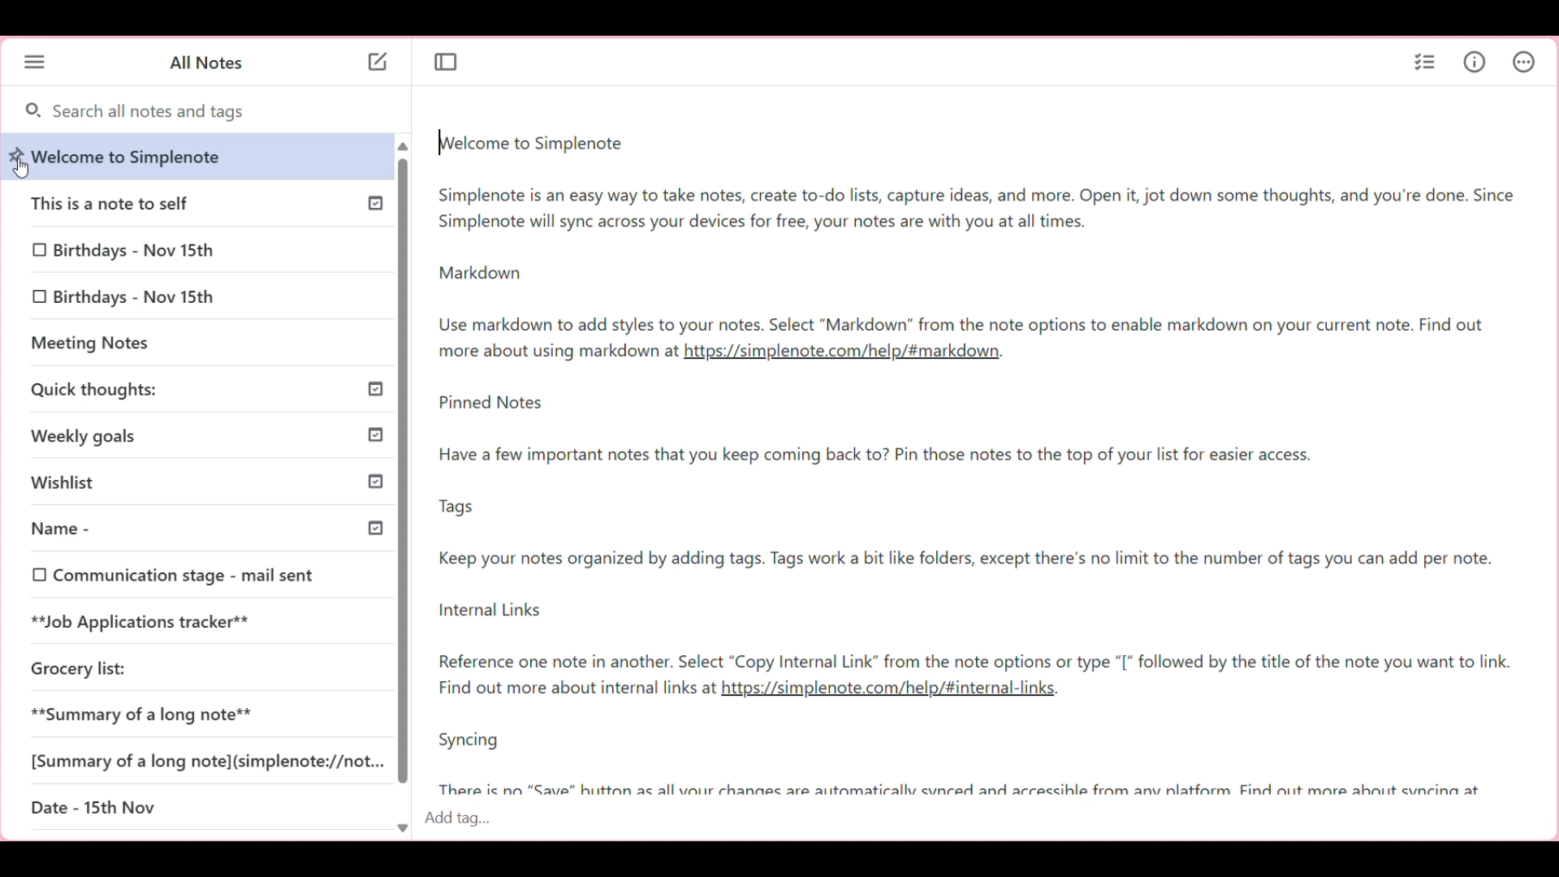 The width and height of the screenshot is (1559, 877). I want to click on , so click(374, 528).